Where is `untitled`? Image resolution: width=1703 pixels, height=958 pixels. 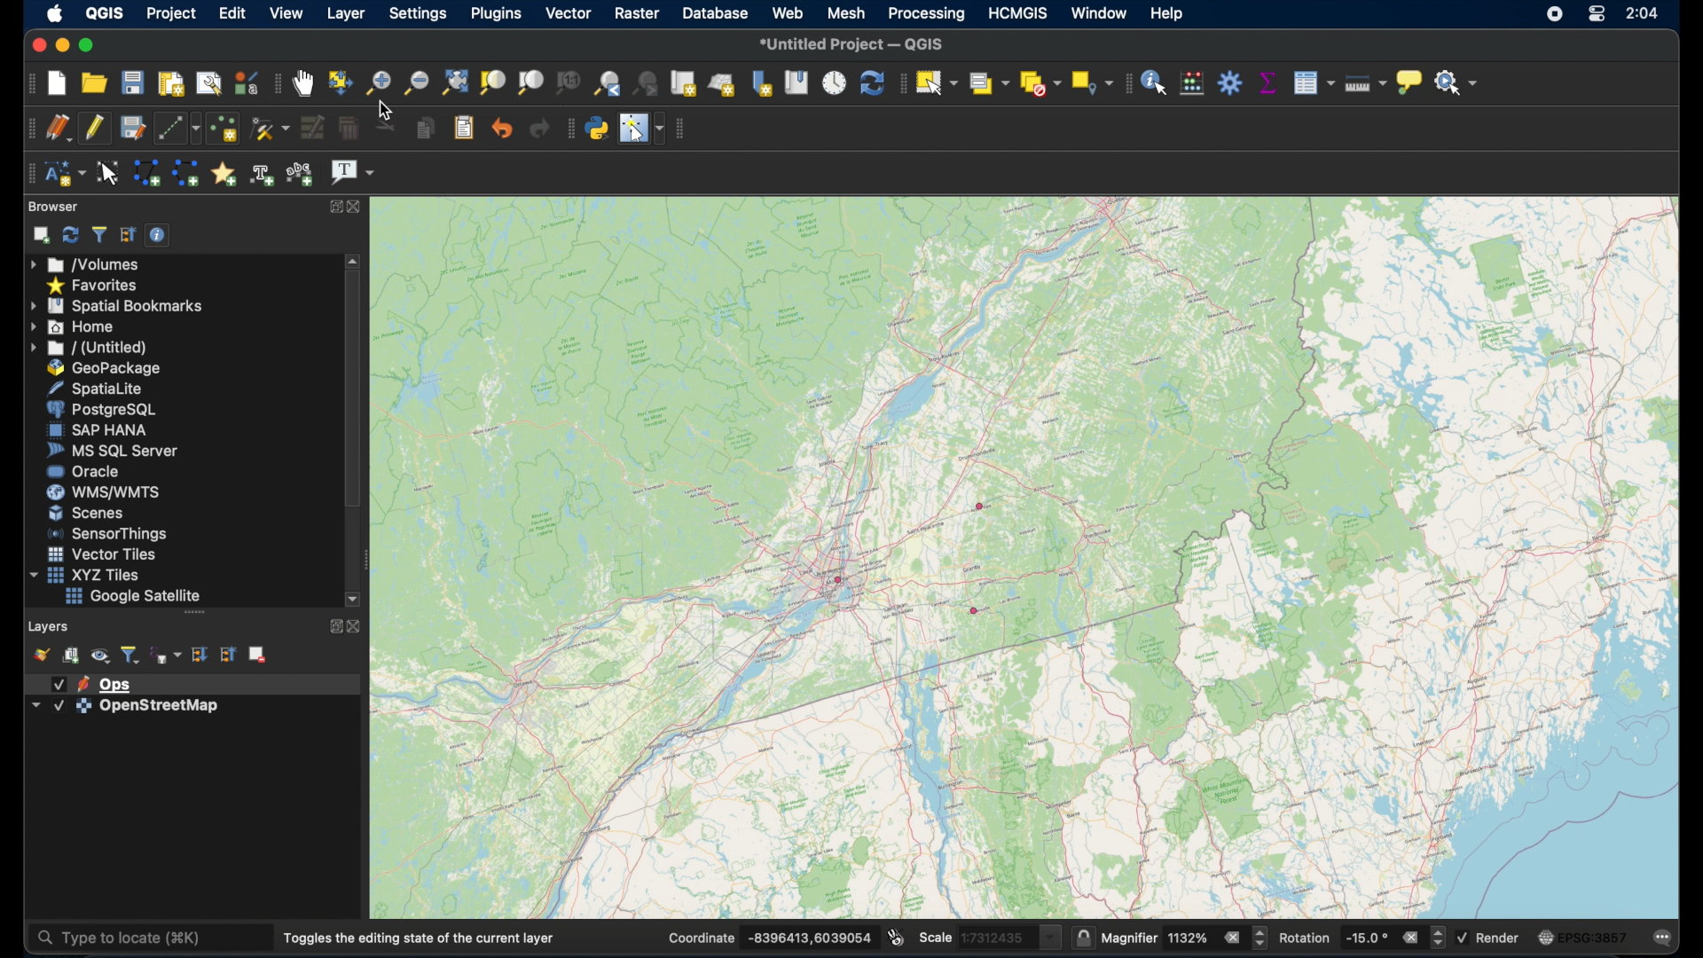 untitled is located at coordinates (86, 348).